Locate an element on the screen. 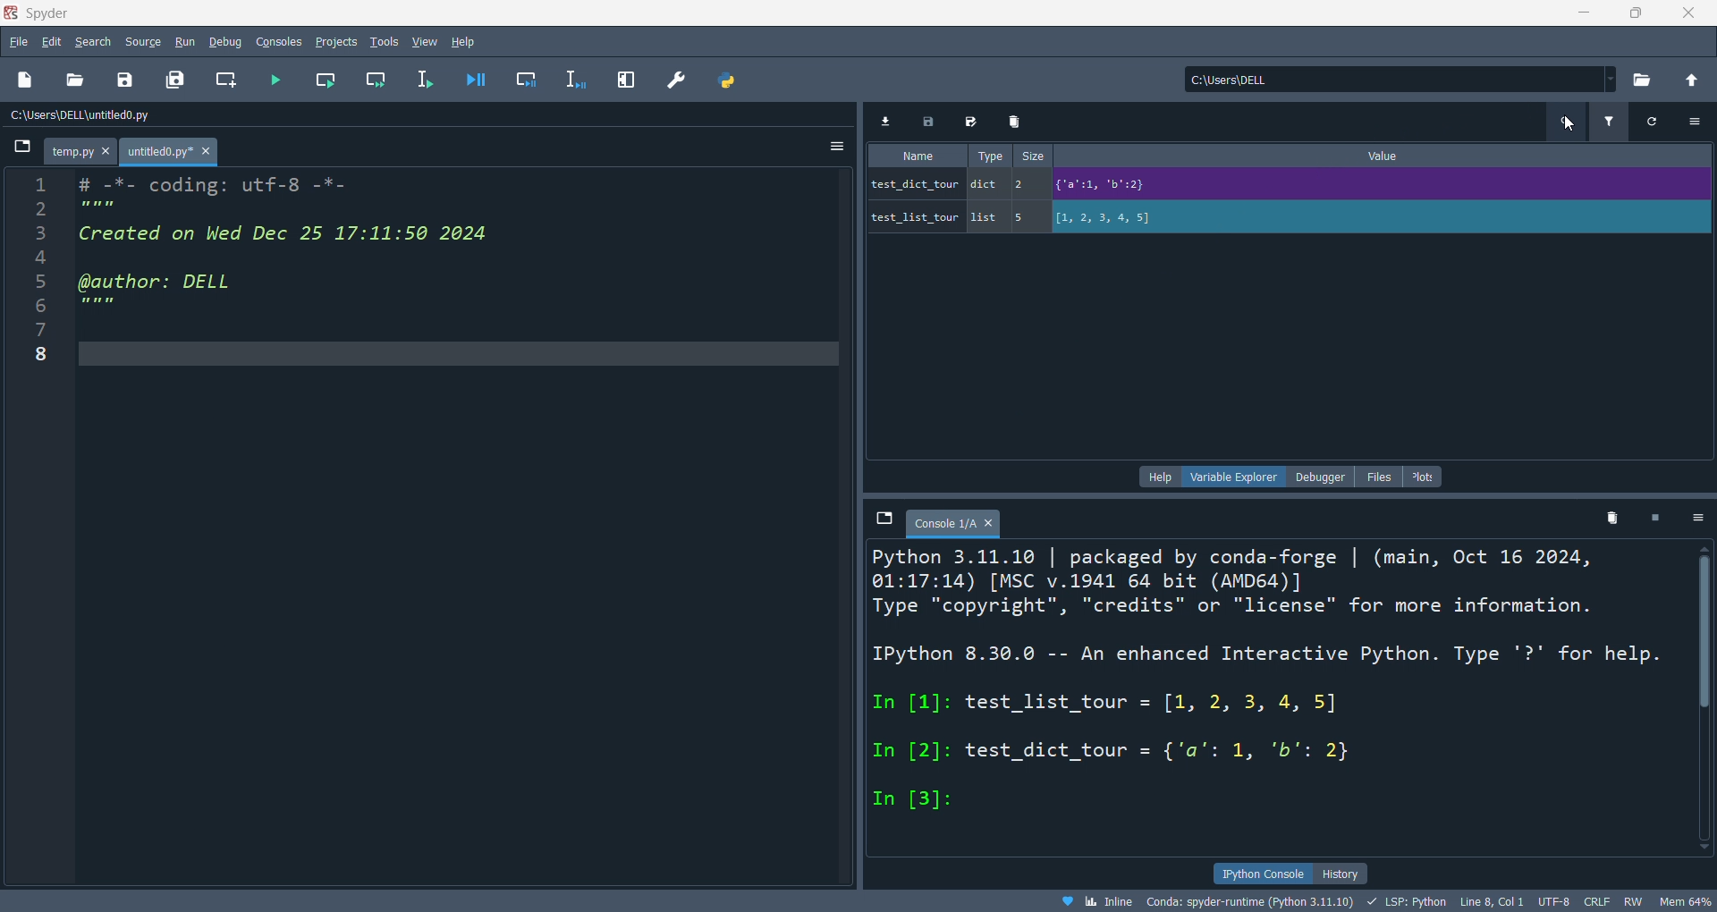  browse tabs is located at coordinates (21, 148).